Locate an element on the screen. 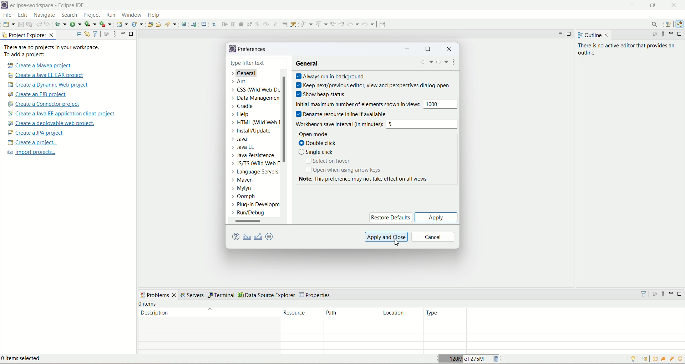 The image size is (685, 364). rename resource inline if available is located at coordinates (346, 114).